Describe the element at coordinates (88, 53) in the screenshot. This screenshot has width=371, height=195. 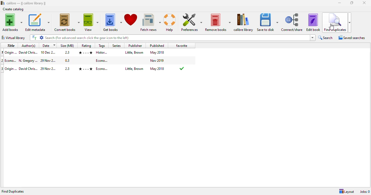
I see `Origin...David Chris...10 Dec 2...2.3 History... Little, Brown May 2018` at that location.